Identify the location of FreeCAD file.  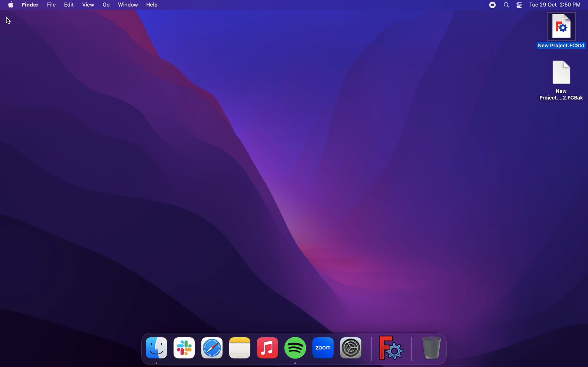
(560, 80).